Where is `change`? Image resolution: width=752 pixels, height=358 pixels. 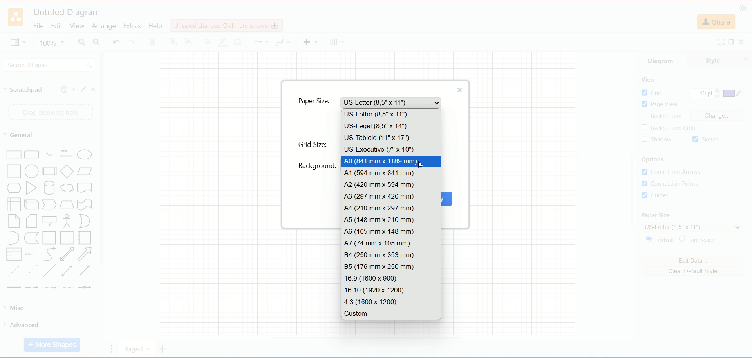
change is located at coordinates (720, 116).